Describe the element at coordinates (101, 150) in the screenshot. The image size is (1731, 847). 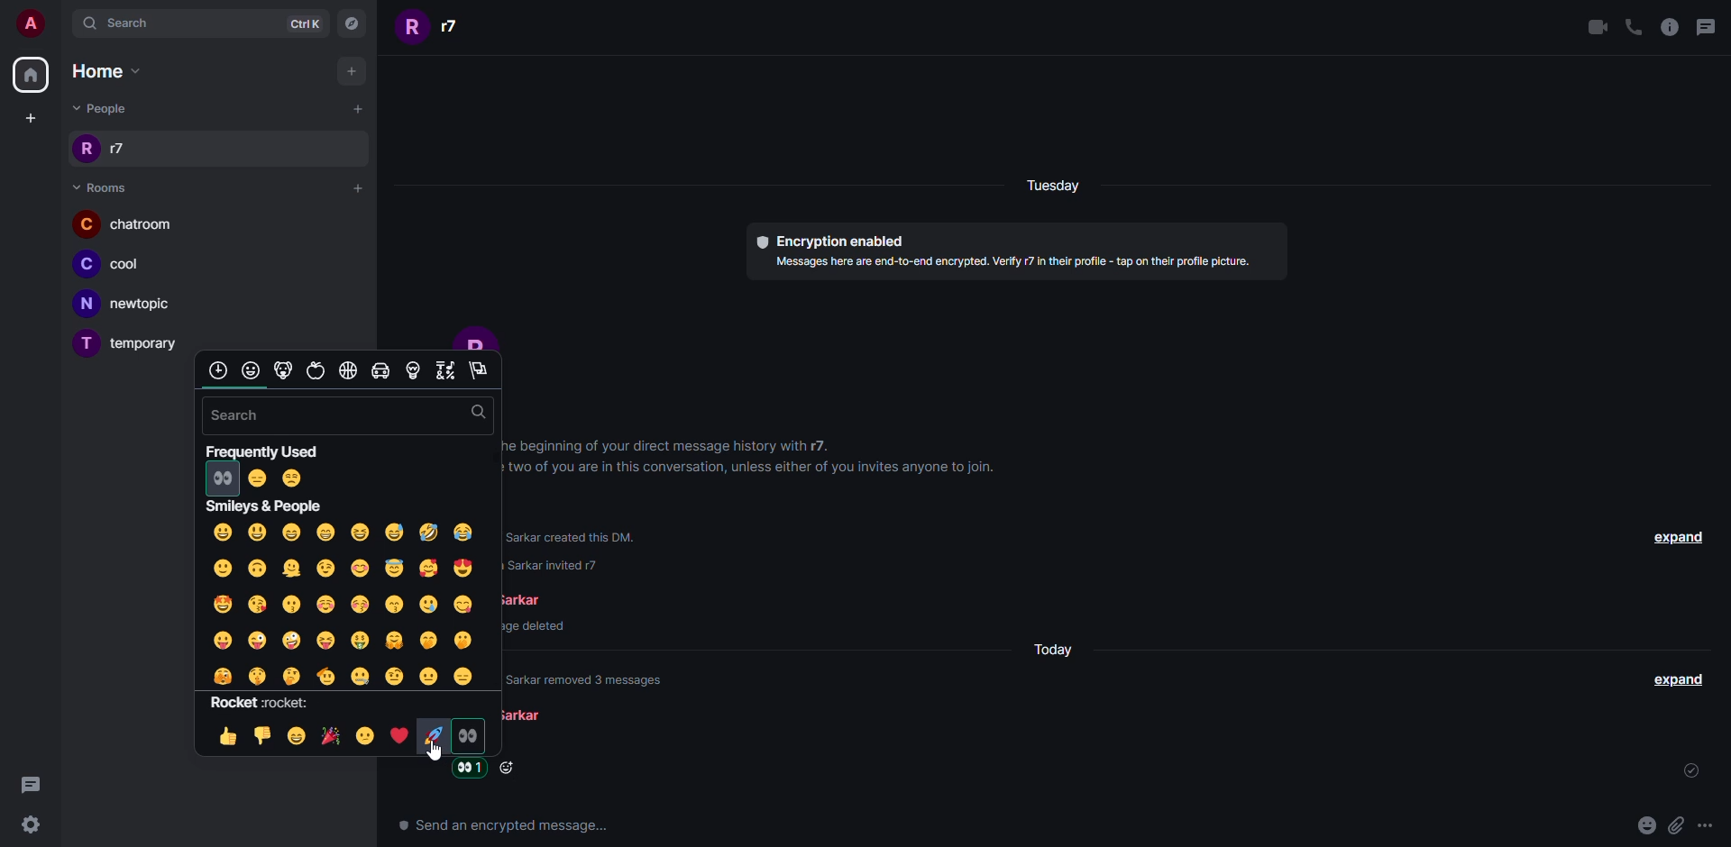
I see `people` at that location.